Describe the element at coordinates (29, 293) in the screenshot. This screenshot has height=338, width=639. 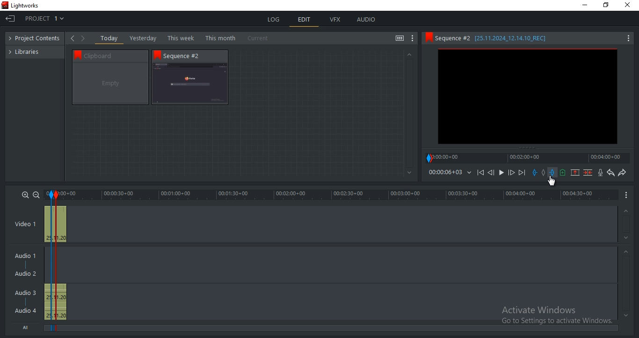
I see `Audio 3` at that location.